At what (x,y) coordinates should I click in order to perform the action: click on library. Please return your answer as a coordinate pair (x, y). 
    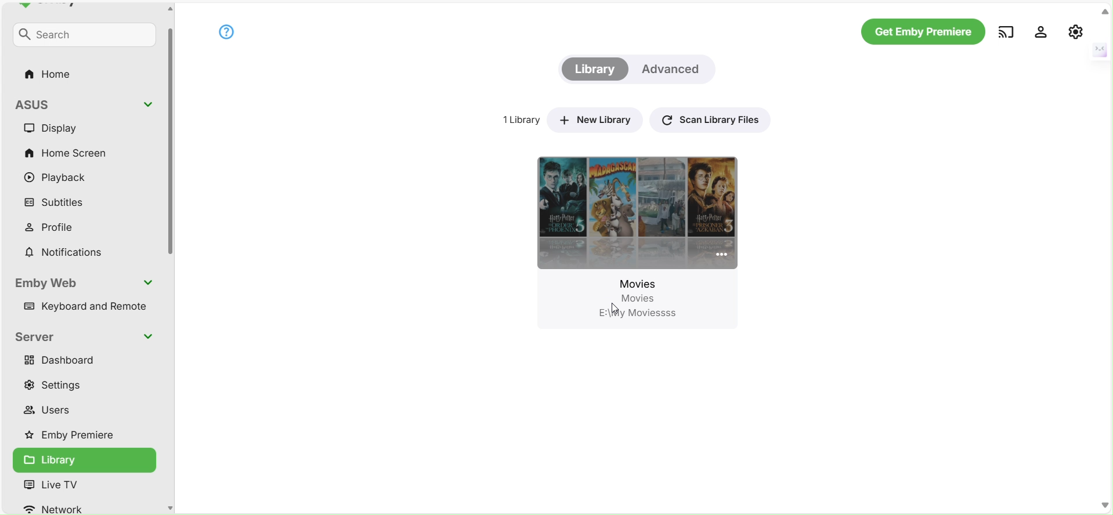
    Looking at the image, I should click on (70, 485).